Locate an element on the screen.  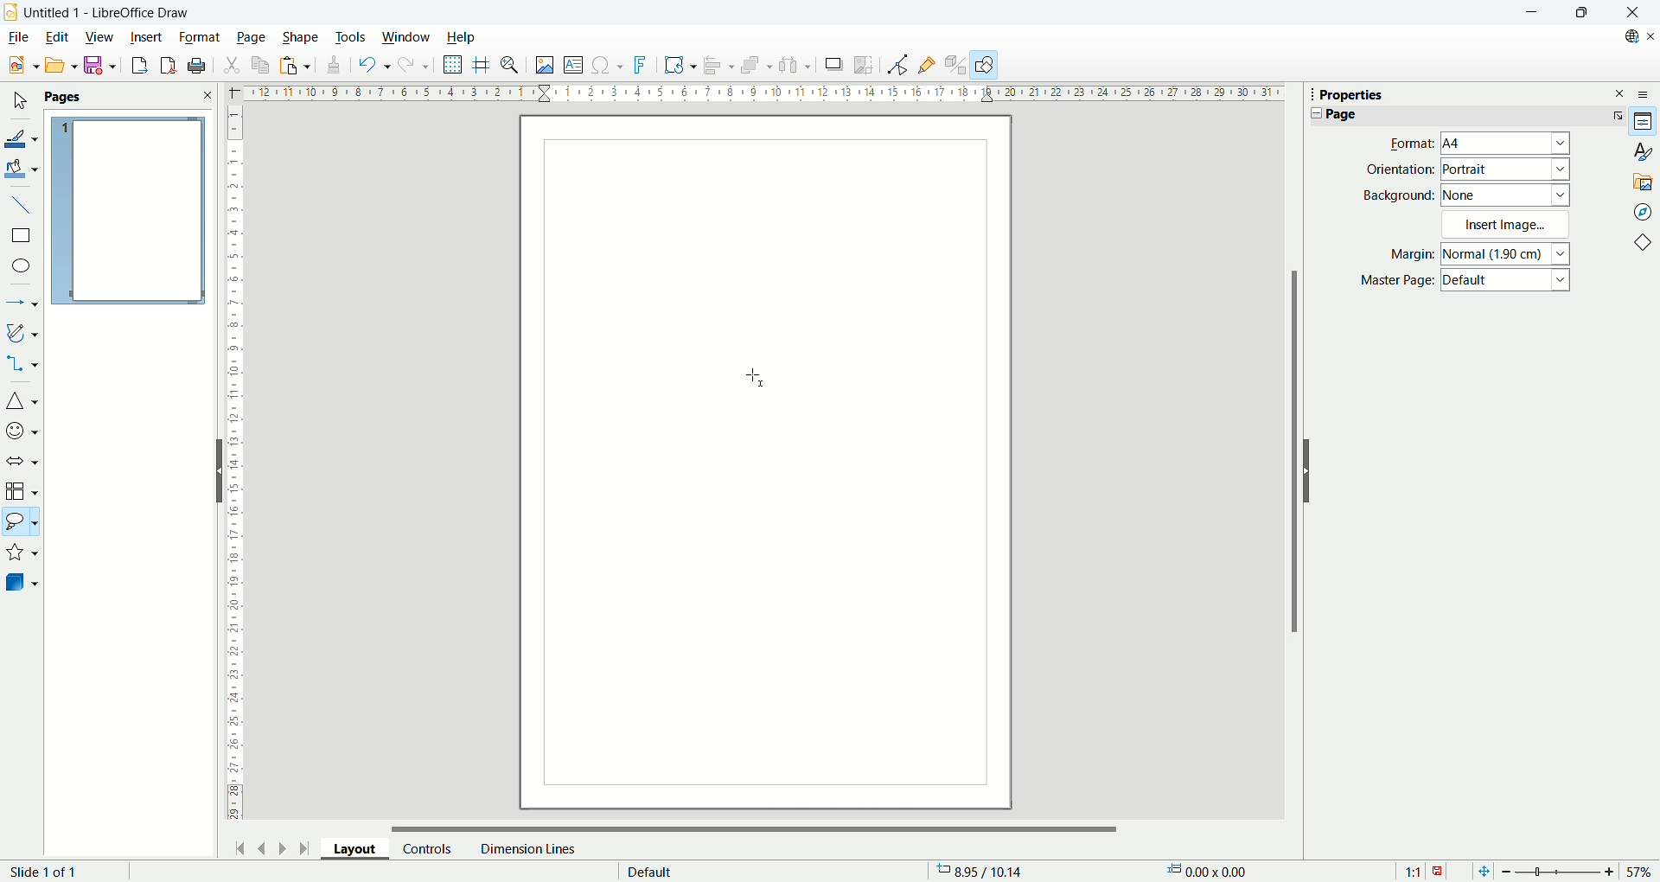
insert special character is located at coordinates (610, 64).